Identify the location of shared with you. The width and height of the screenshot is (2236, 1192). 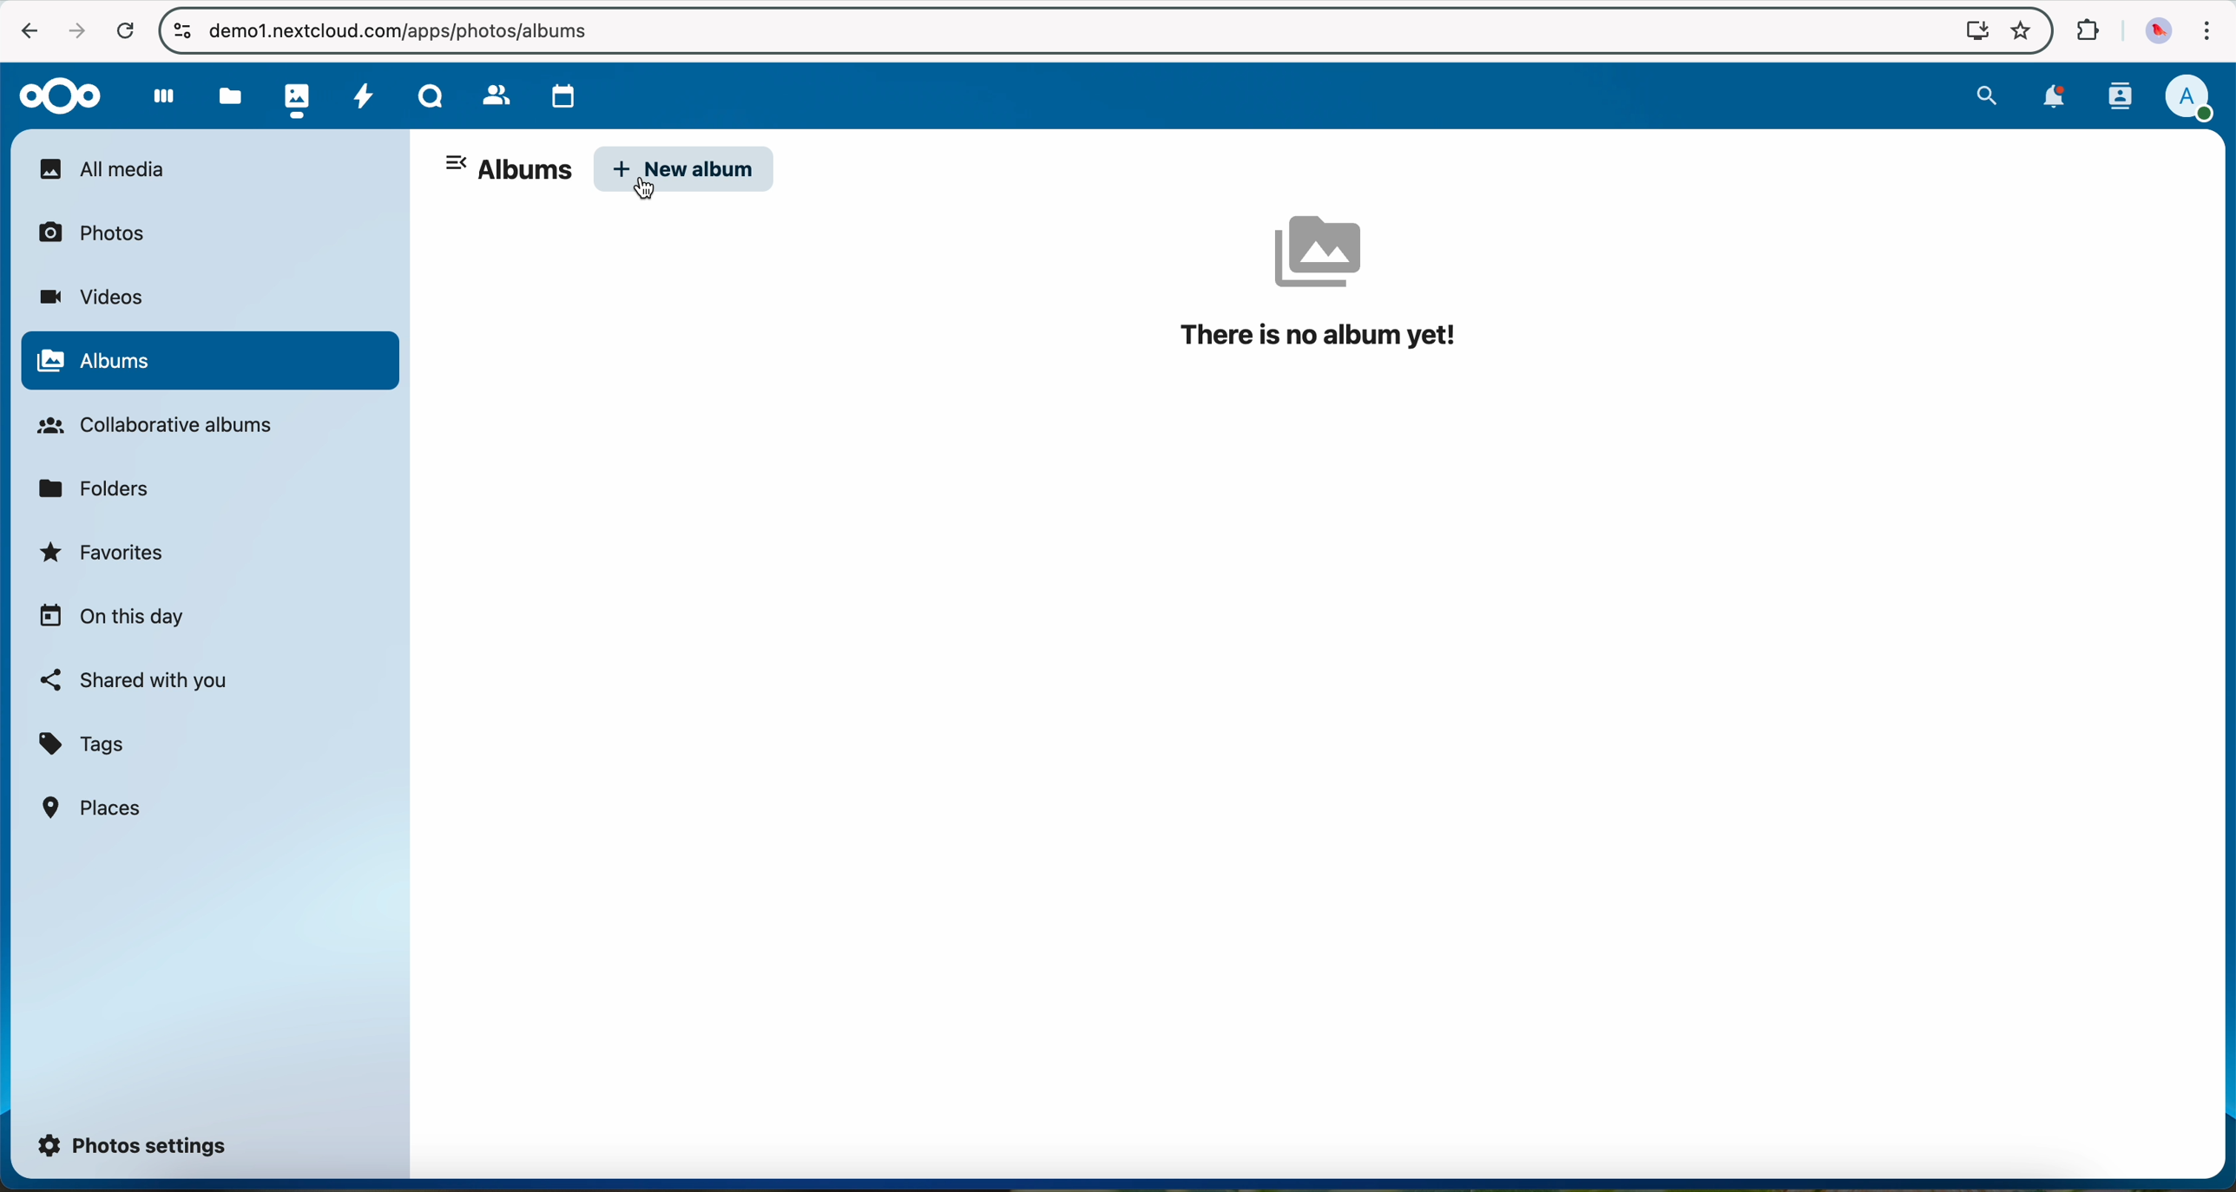
(135, 680).